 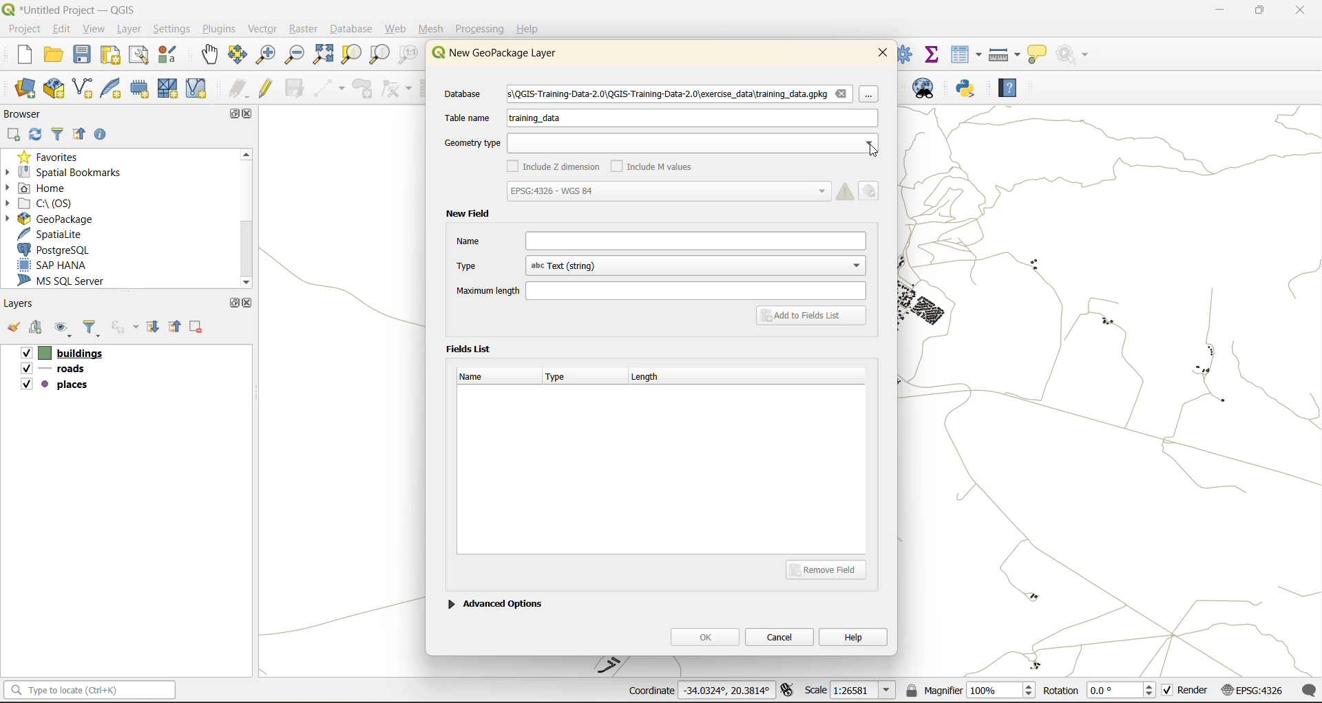 What do you see at coordinates (364, 92) in the screenshot?
I see `add polygon` at bounding box center [364, 92].